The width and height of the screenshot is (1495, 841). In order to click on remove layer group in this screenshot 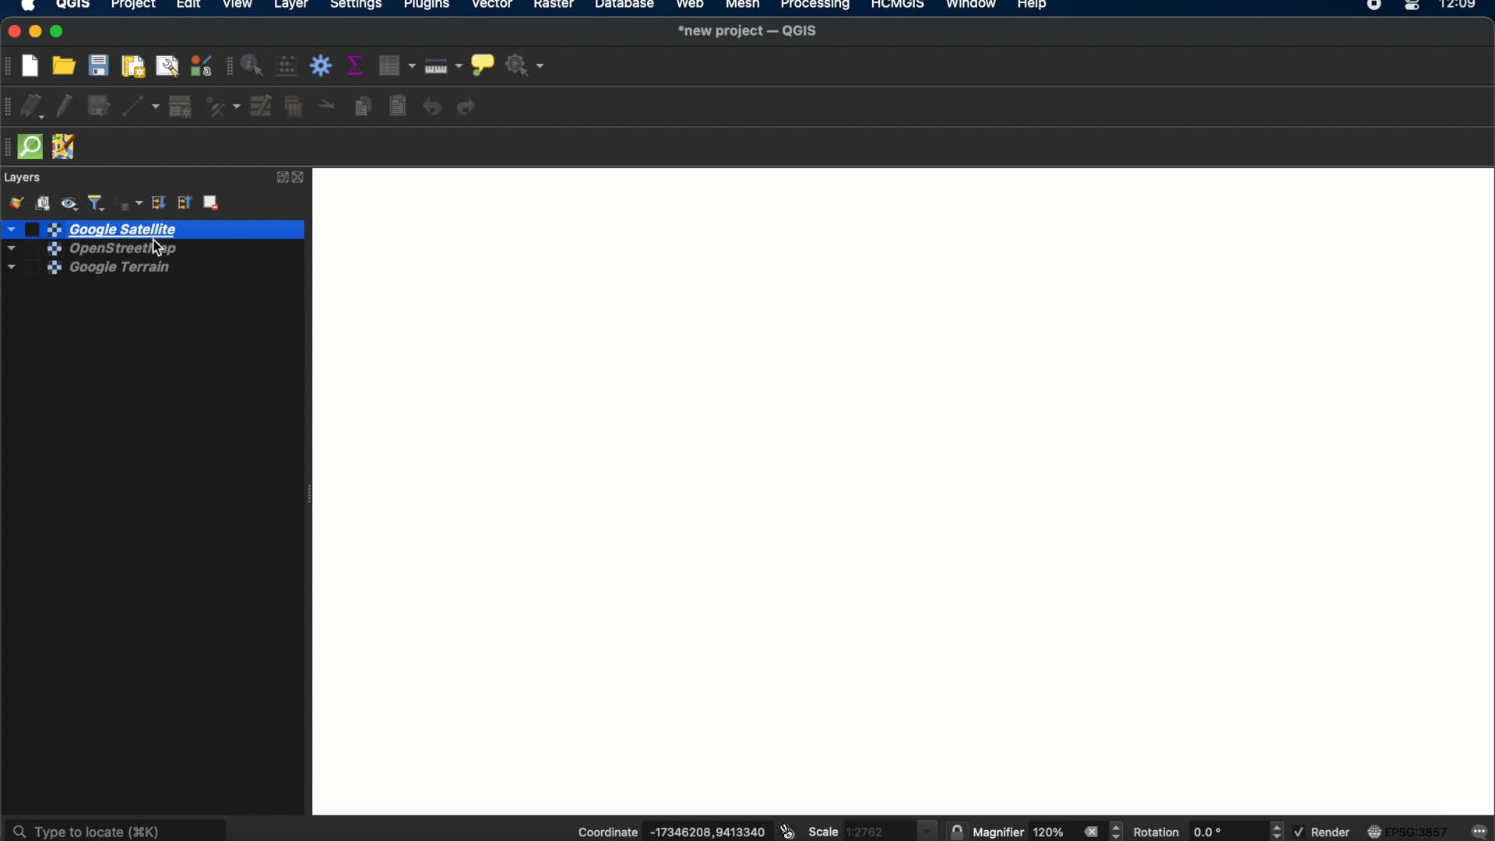, I will do `click(213, 205)`.